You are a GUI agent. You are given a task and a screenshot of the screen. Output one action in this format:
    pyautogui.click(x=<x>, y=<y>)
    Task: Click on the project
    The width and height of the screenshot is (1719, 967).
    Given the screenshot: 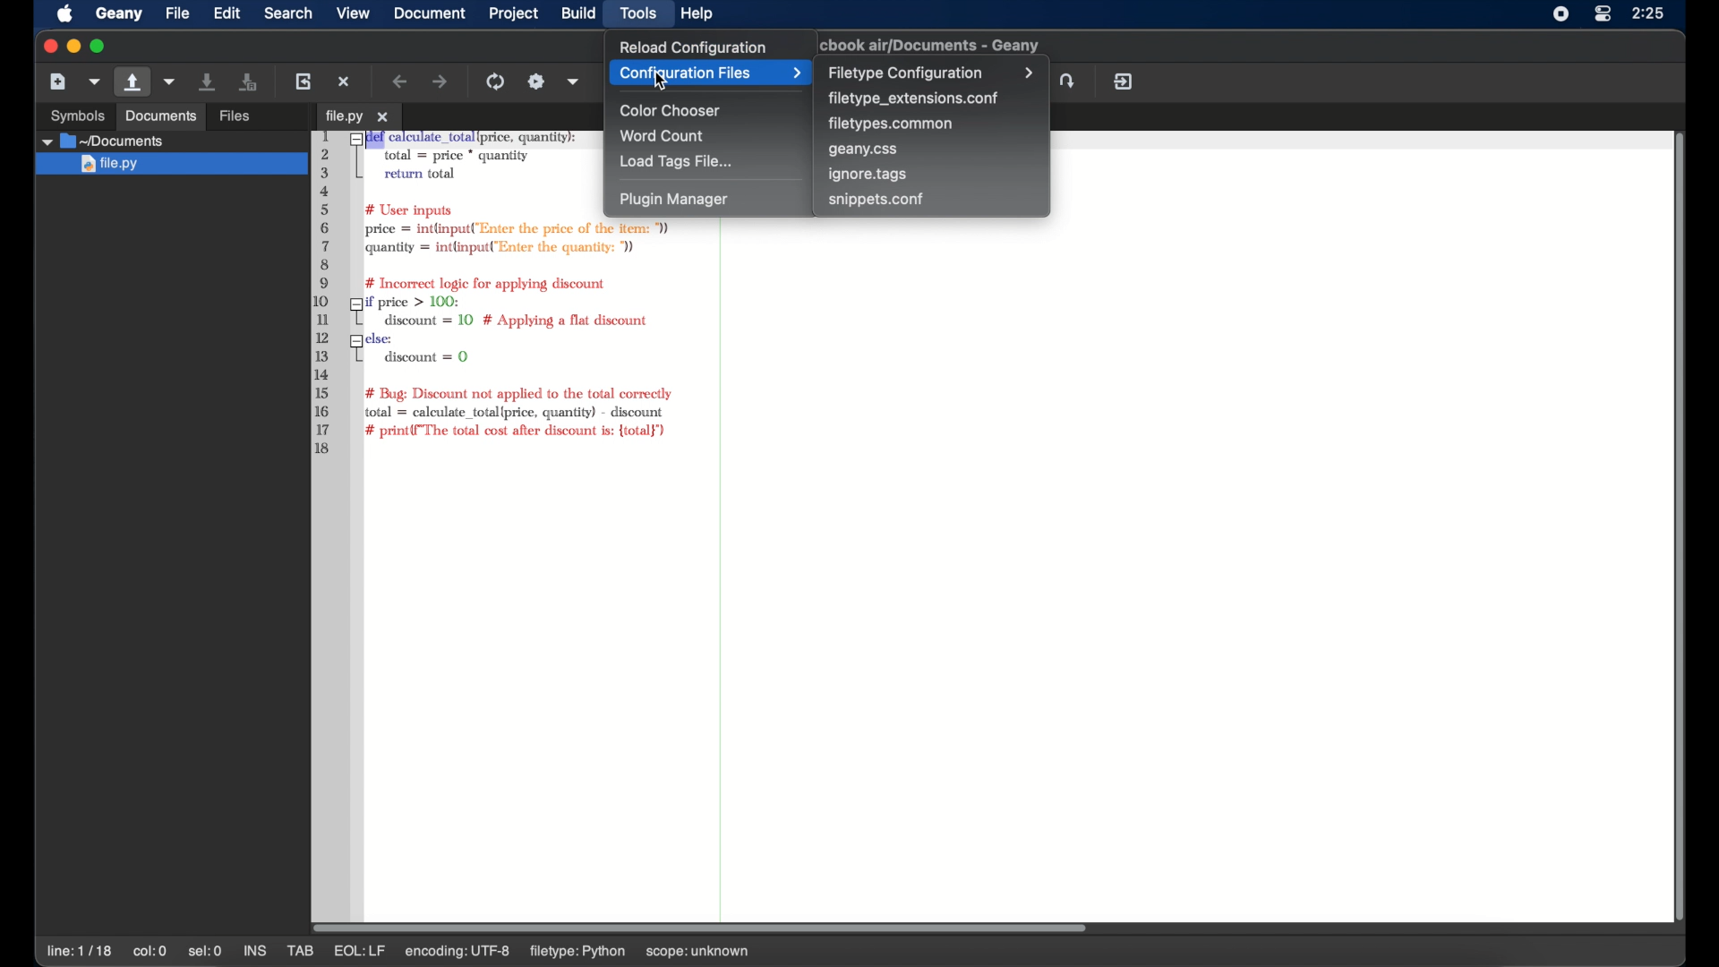 What is the action you would take?
    pyautogui.click(x=515, y=13)
    